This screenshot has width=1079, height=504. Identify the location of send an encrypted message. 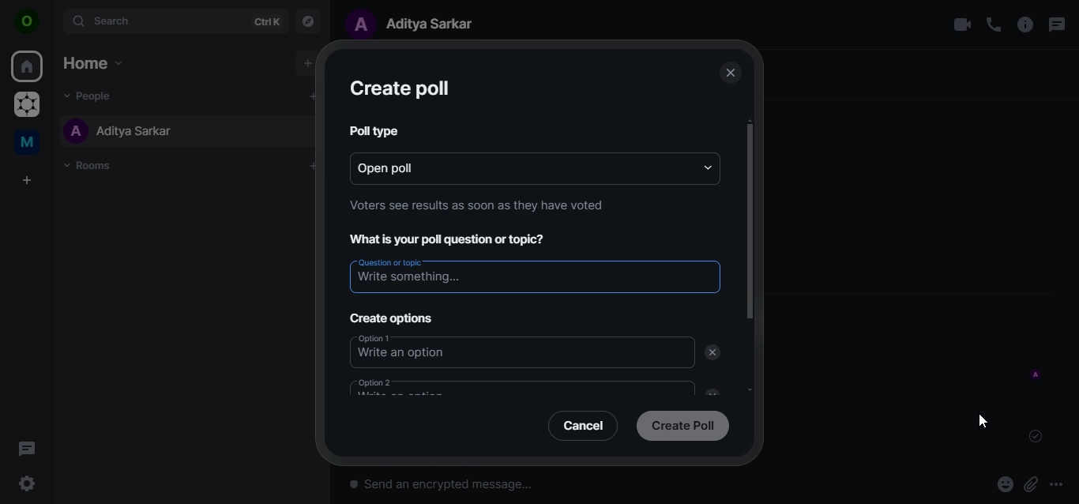
(528, 489).